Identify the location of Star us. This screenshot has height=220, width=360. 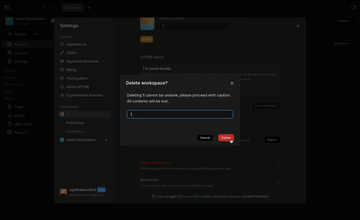
(18, 131).